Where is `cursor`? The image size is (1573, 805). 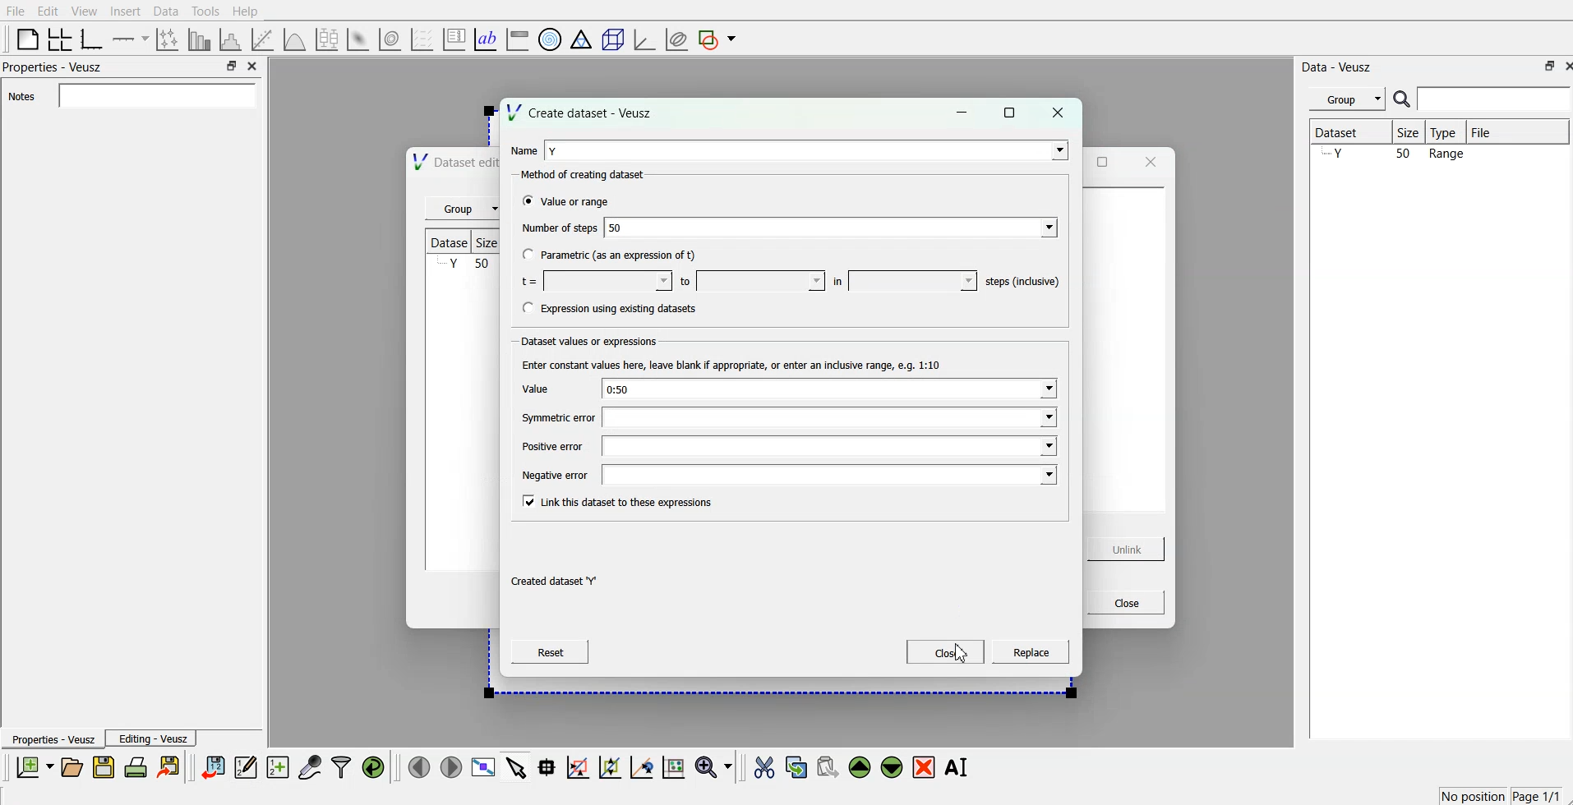
cursor is located at coordinates (963, 657).